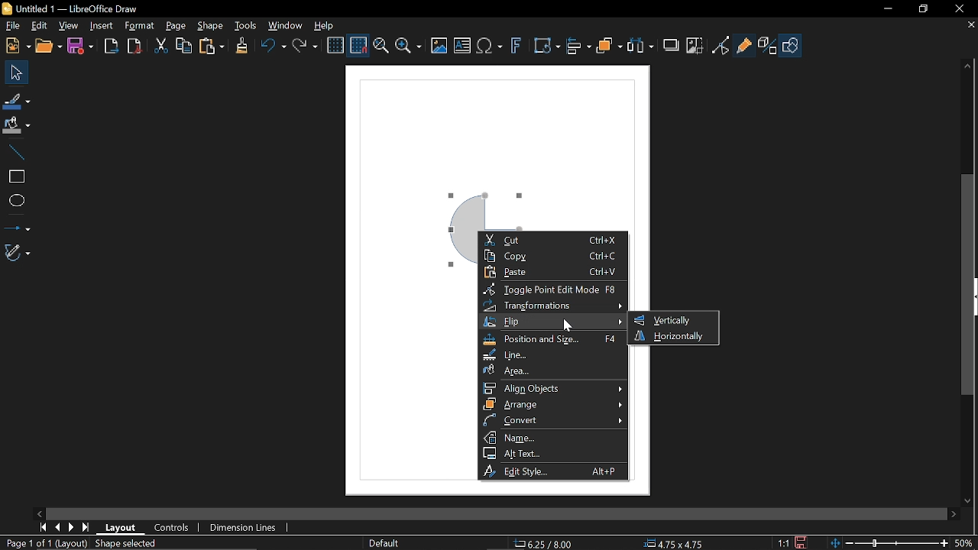  I want to click on Cut   Ctrl+X, so click(552, 240).